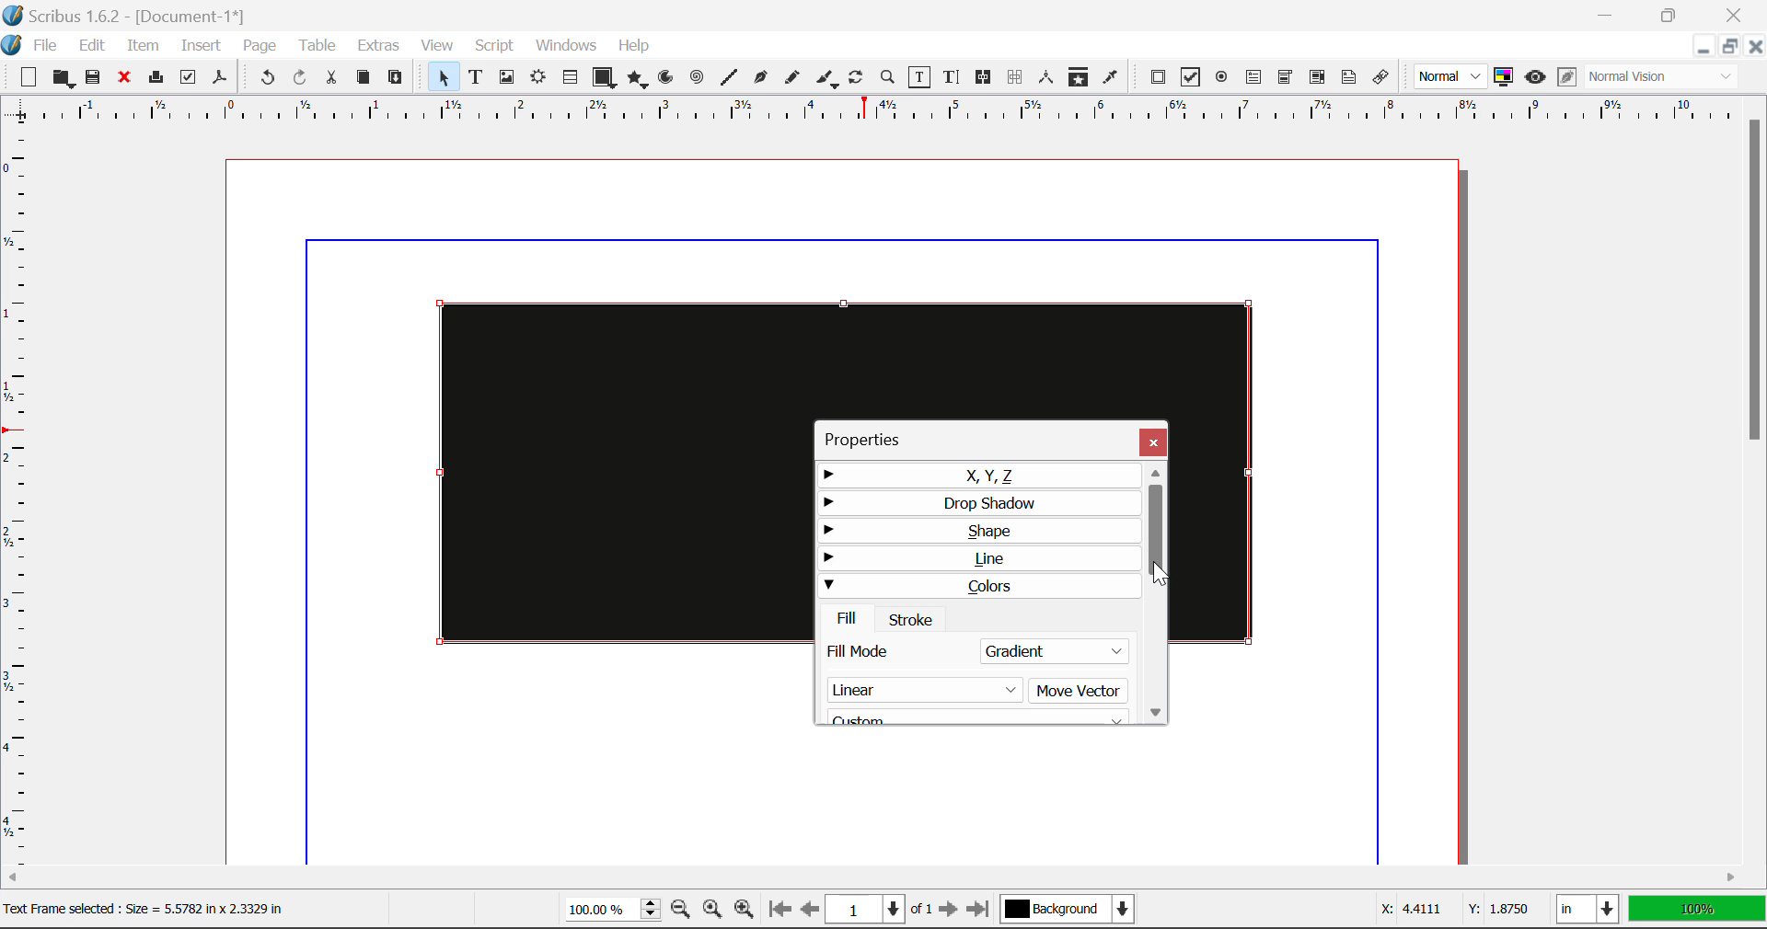 This screenshot has width=1767, height=929. Describe the element at coordinates (596, 471) in the screenshot. I see `Text Frame Color Changed` at that location.